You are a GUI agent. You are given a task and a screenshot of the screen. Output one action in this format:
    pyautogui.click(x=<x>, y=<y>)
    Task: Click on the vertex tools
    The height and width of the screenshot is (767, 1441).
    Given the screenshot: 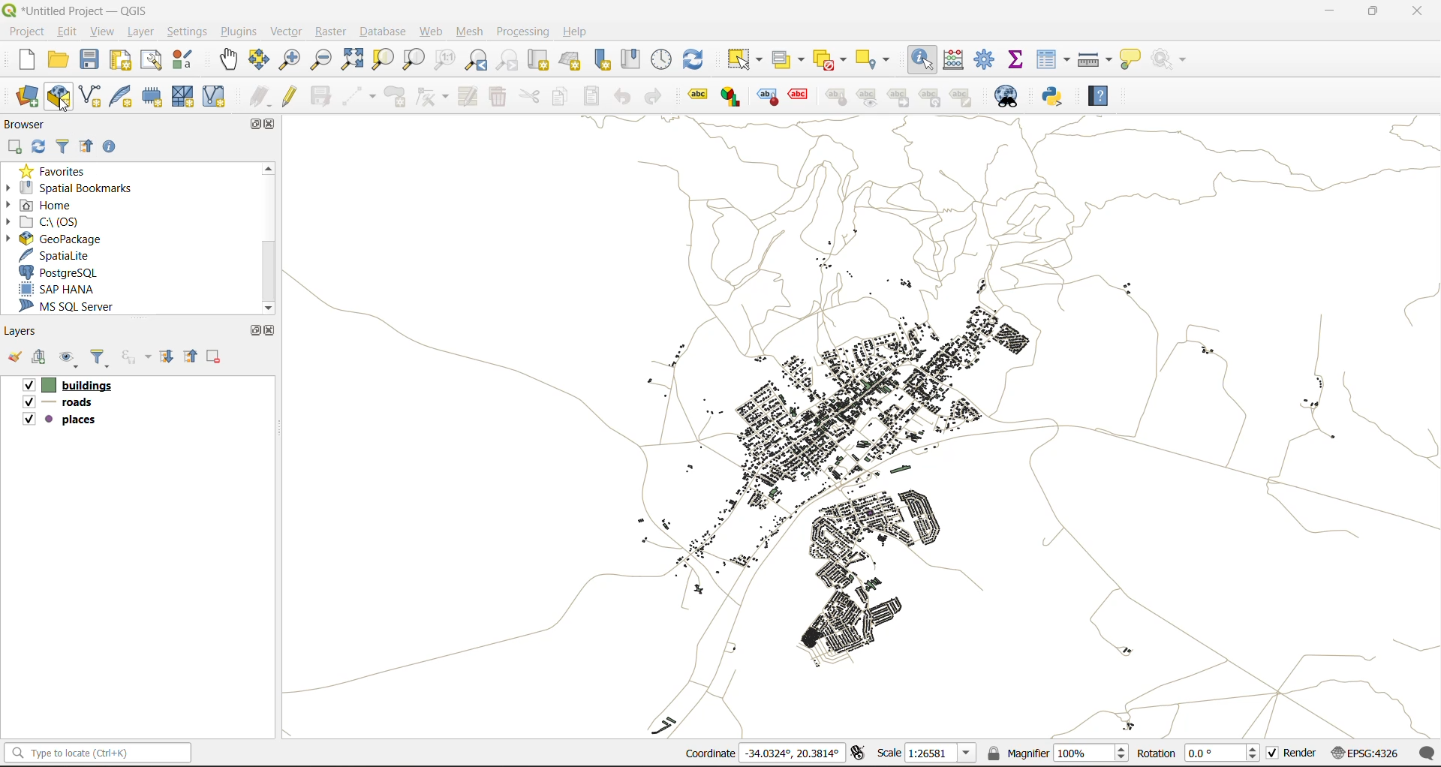 What is the action you would take?
    pyautogui.click(x=432, y=97)
    